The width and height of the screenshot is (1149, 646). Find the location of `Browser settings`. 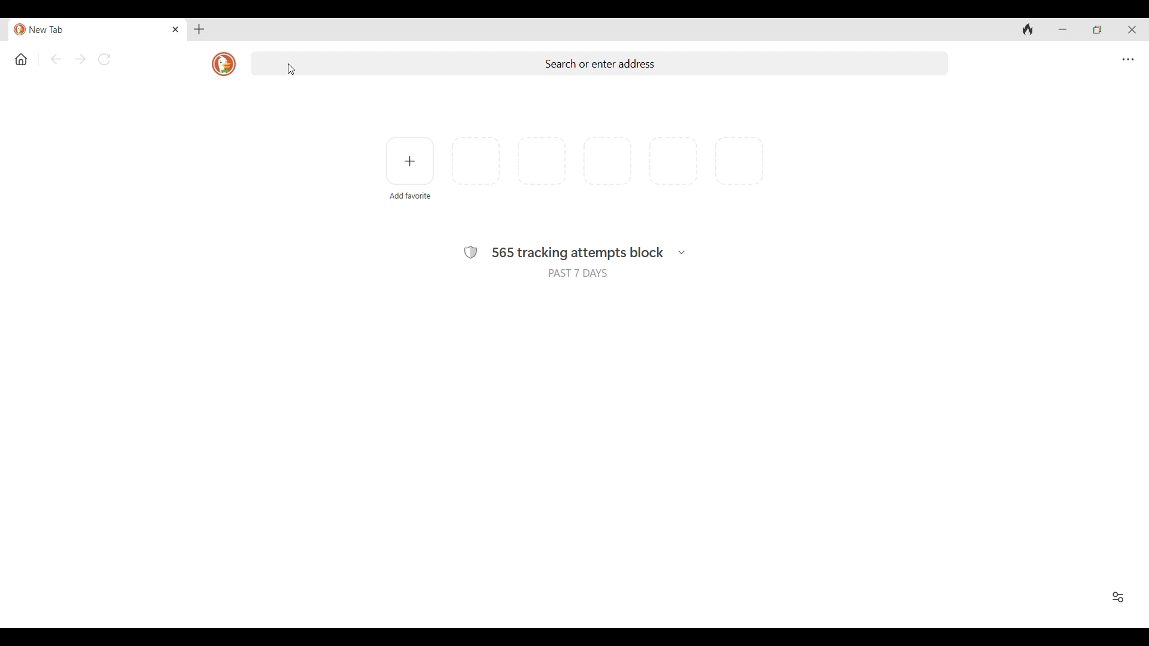

Browser settings is located at coordinates (1128, 60).